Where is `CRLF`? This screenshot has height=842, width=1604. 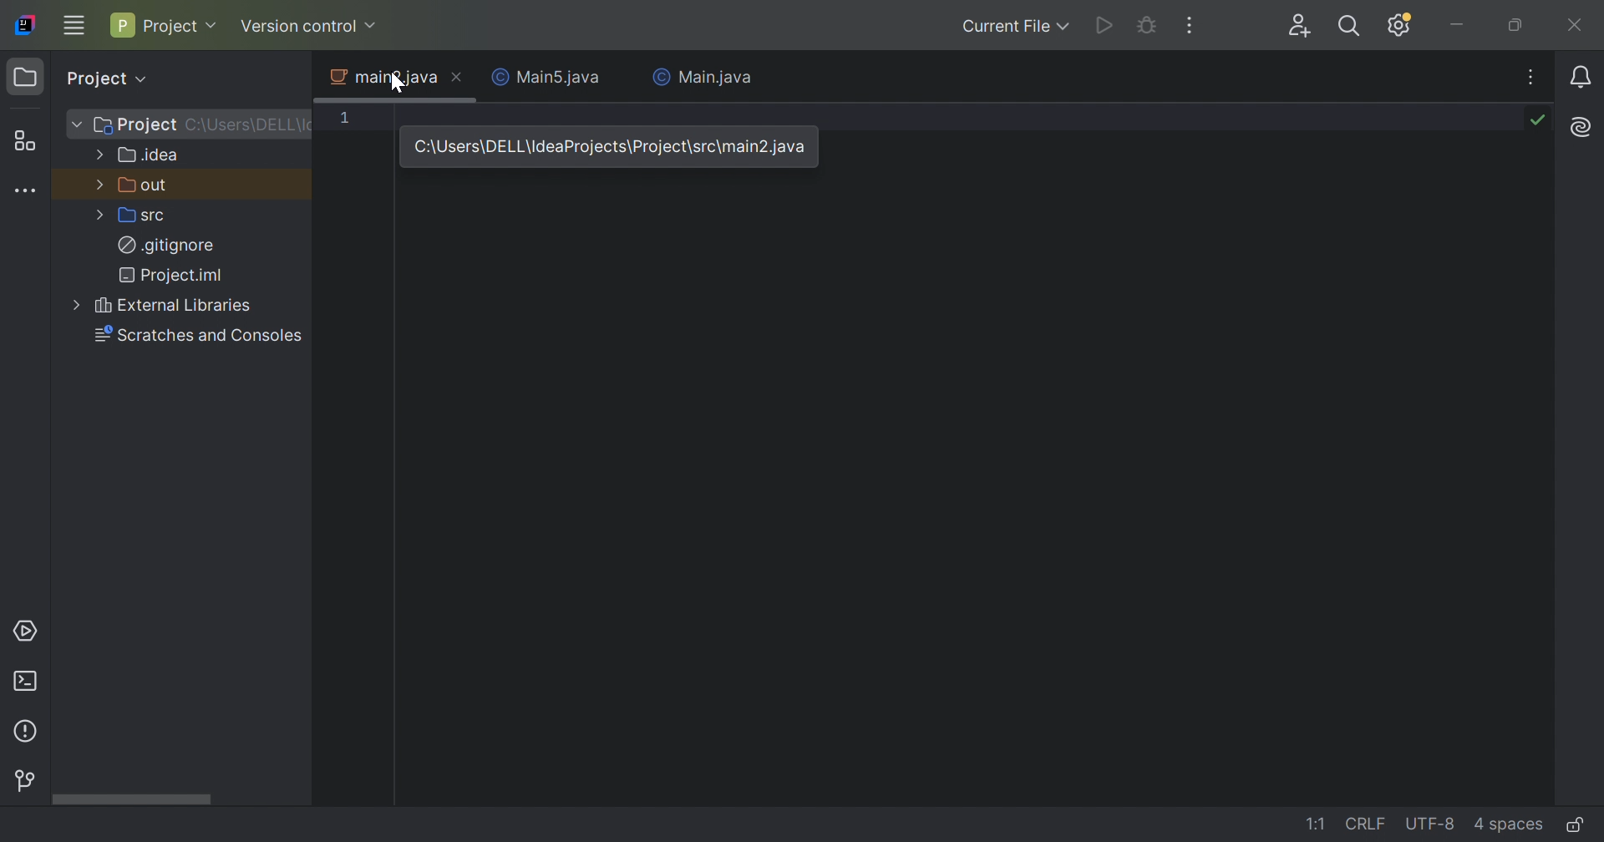
CRLF is located at coordinates (1368, 826).